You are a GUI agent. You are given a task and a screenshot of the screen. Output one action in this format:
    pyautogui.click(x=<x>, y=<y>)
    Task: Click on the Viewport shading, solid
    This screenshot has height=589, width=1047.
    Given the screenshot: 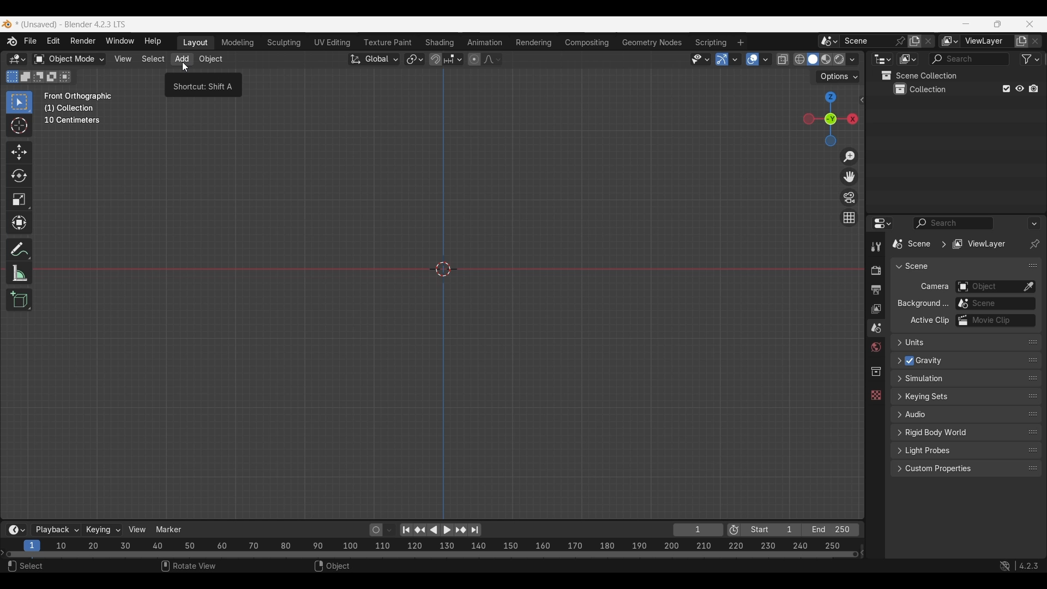 What is the action you would take?
    pyautogui.click(x=813, y=59)
    